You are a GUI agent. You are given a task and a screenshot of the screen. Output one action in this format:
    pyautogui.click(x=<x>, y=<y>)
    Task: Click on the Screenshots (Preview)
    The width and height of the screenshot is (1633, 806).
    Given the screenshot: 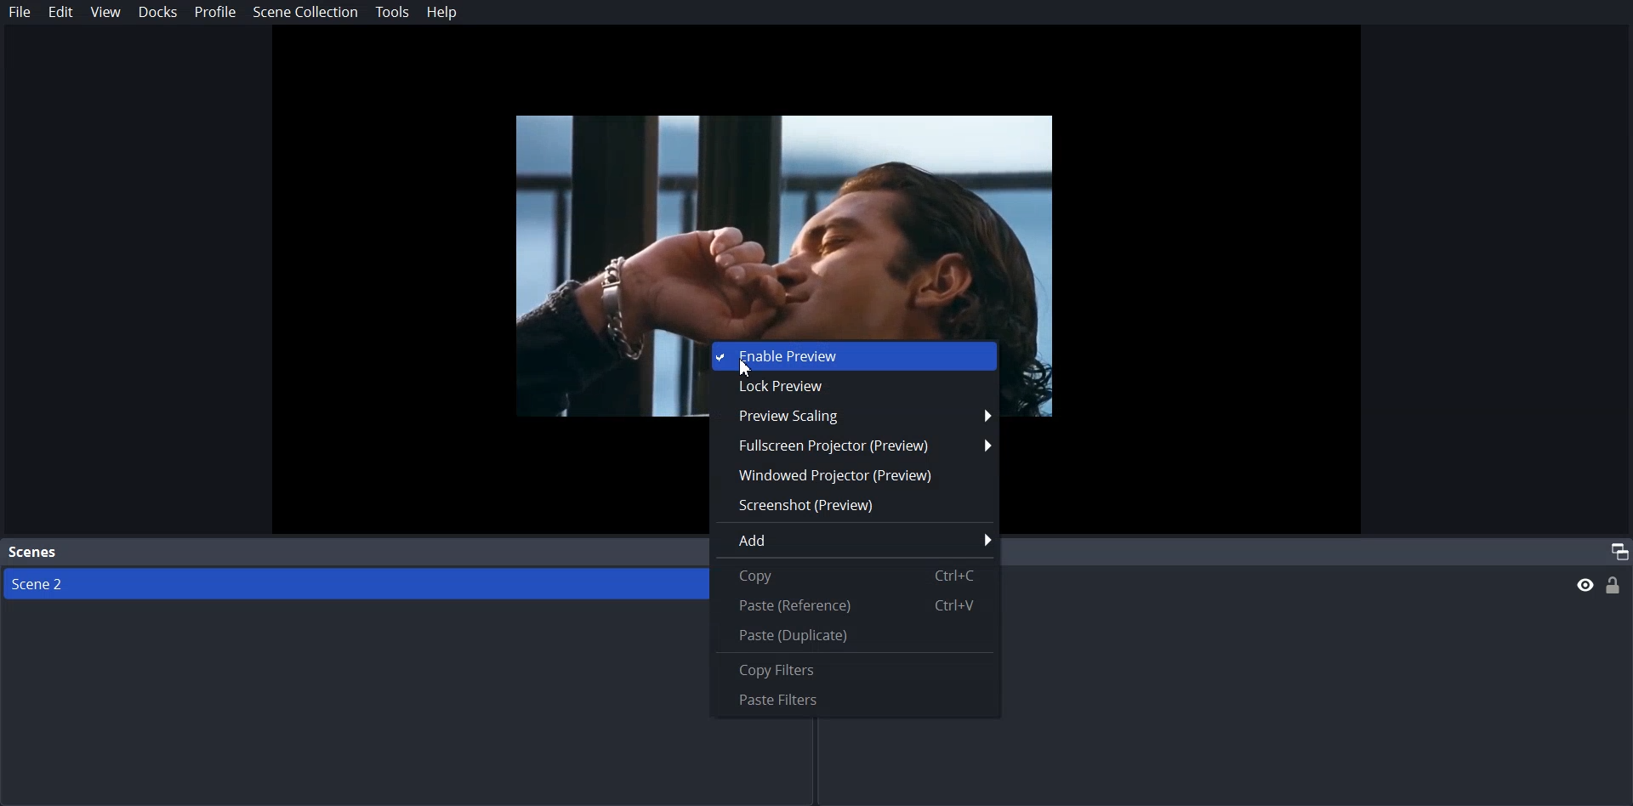 What is the action you would take?
    pyautogui.click(x=853, y=506)
    